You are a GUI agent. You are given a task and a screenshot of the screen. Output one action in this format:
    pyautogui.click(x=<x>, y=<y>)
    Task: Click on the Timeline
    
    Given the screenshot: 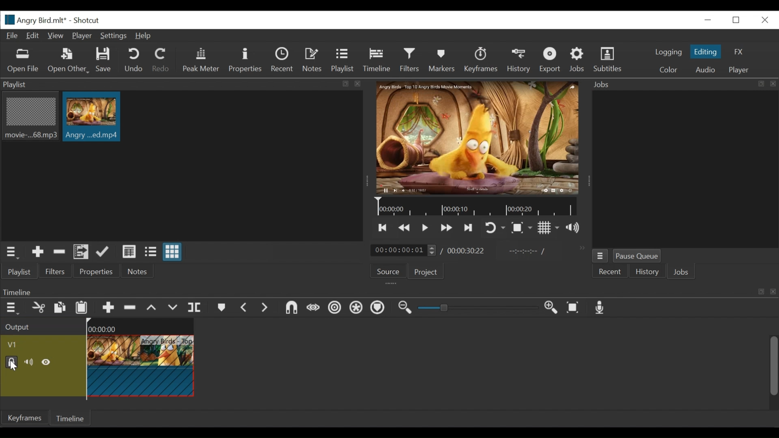 What is the action you would take?
    pyautogui.click(x=476, y=207)
    